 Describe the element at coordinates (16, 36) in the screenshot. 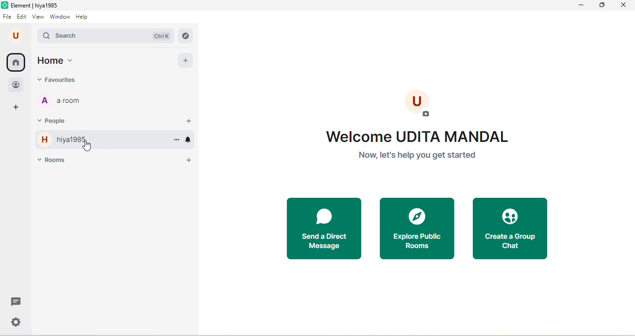

I see `account` at that location.